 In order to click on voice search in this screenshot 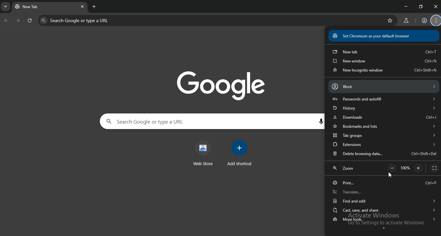, I will do `click(322, 122)`.